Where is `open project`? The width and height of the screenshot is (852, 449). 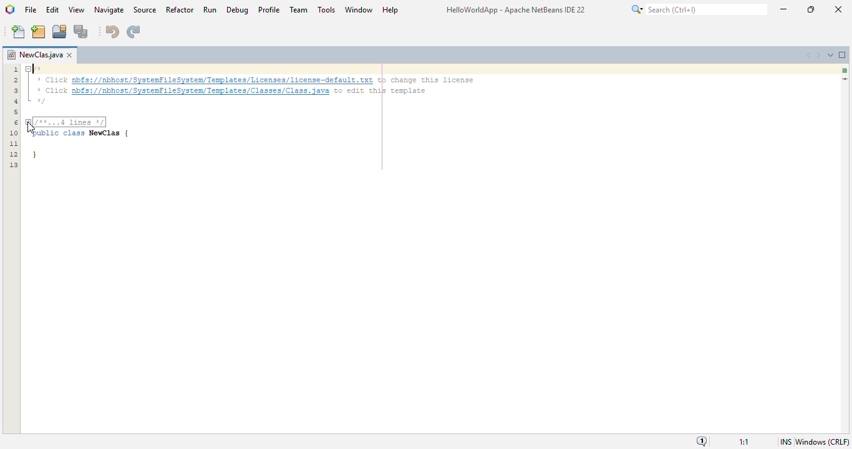
open project is located at coordinates (59, 31).